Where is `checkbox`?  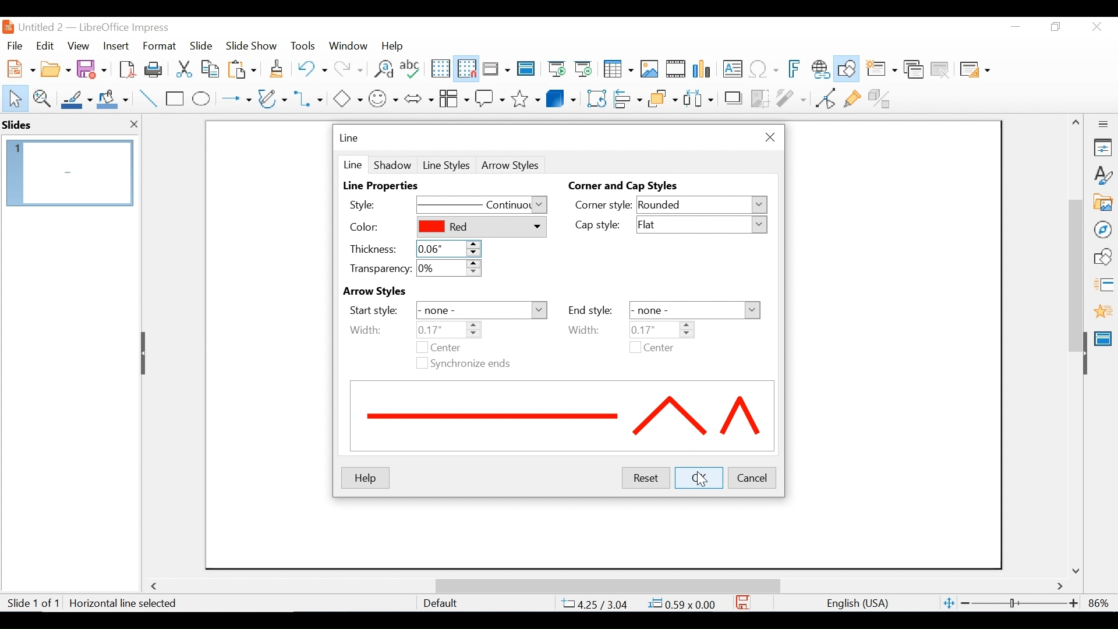
checkbox is located at coordinates (635, 347).